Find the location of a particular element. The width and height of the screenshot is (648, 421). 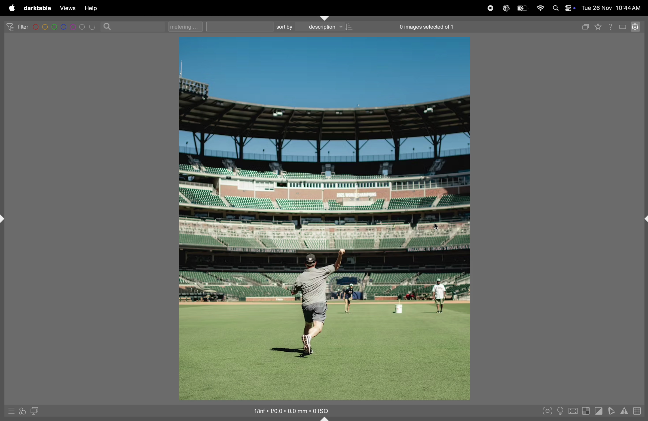

shift+ctrl+r is located at coordinates (644, 218).